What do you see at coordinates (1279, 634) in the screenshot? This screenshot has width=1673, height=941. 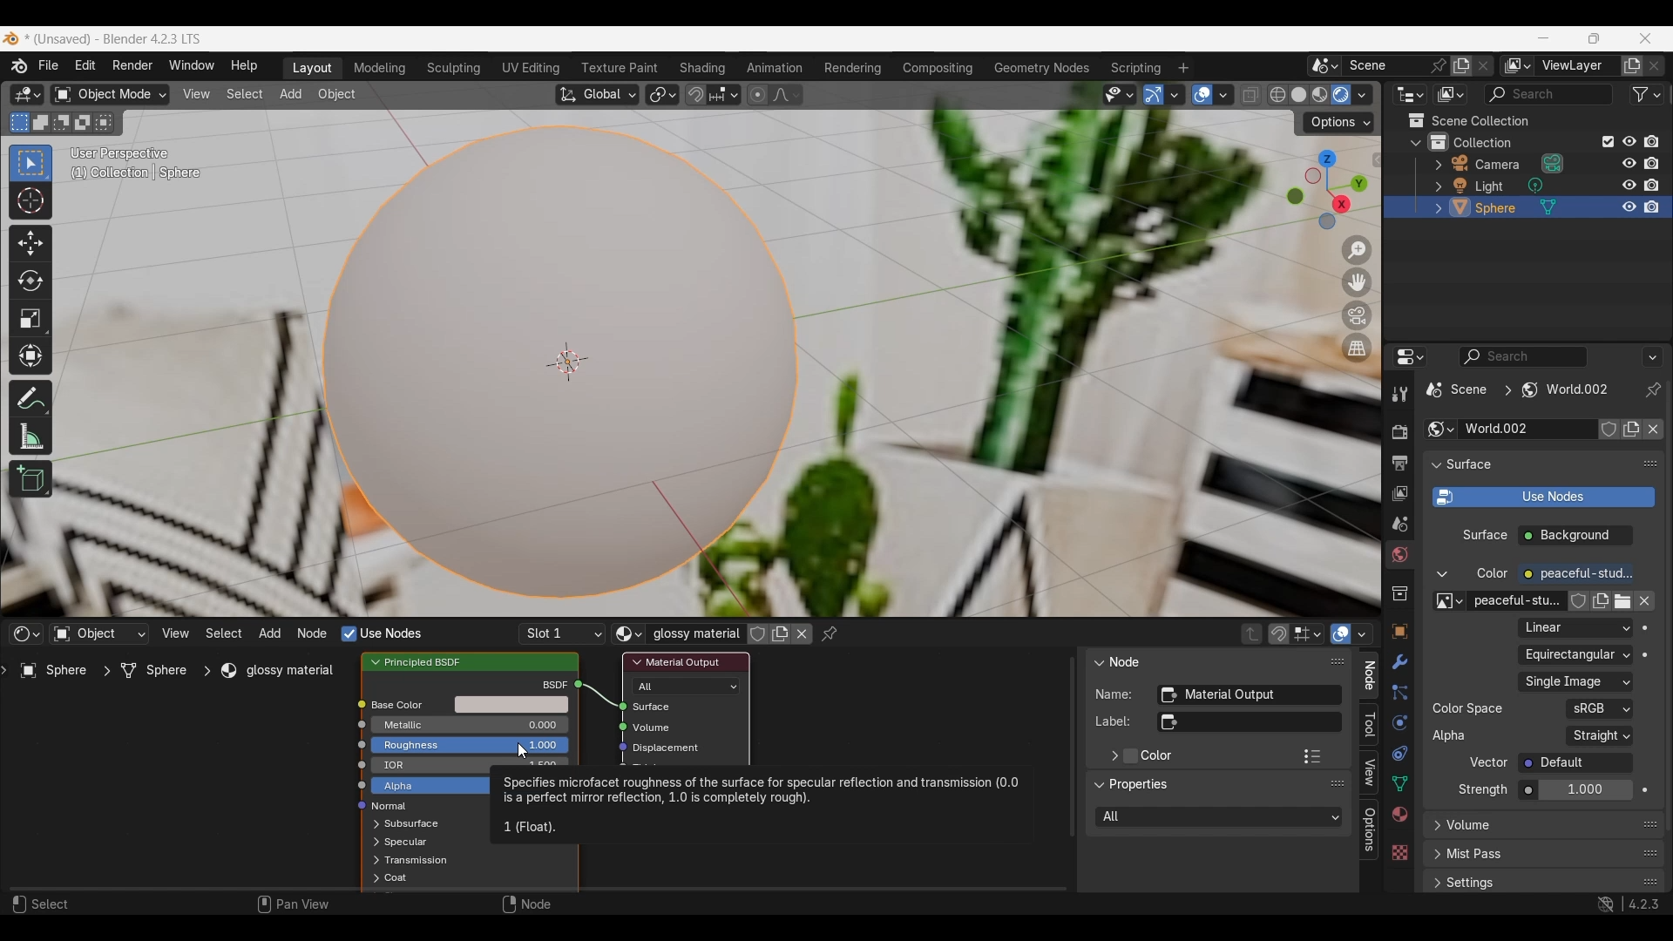 I see `Snap node during transform` at bounding box center [1279, 634].